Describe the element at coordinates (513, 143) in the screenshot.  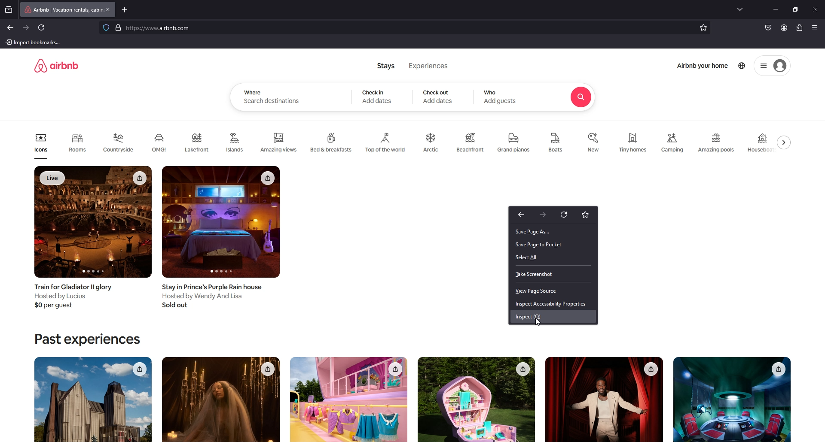
I see `grand pianos ` at that location.